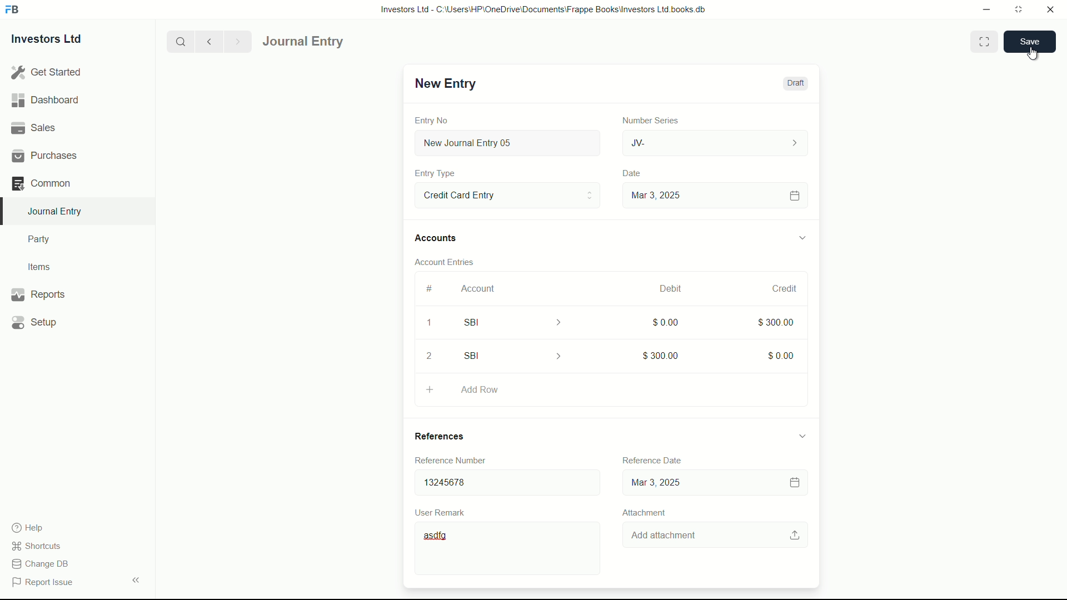 The image size is (1067, 600). What do you see at coordinates (984, 8) in the screenshot?
I see `minimize` at bounding box center [984, 8].